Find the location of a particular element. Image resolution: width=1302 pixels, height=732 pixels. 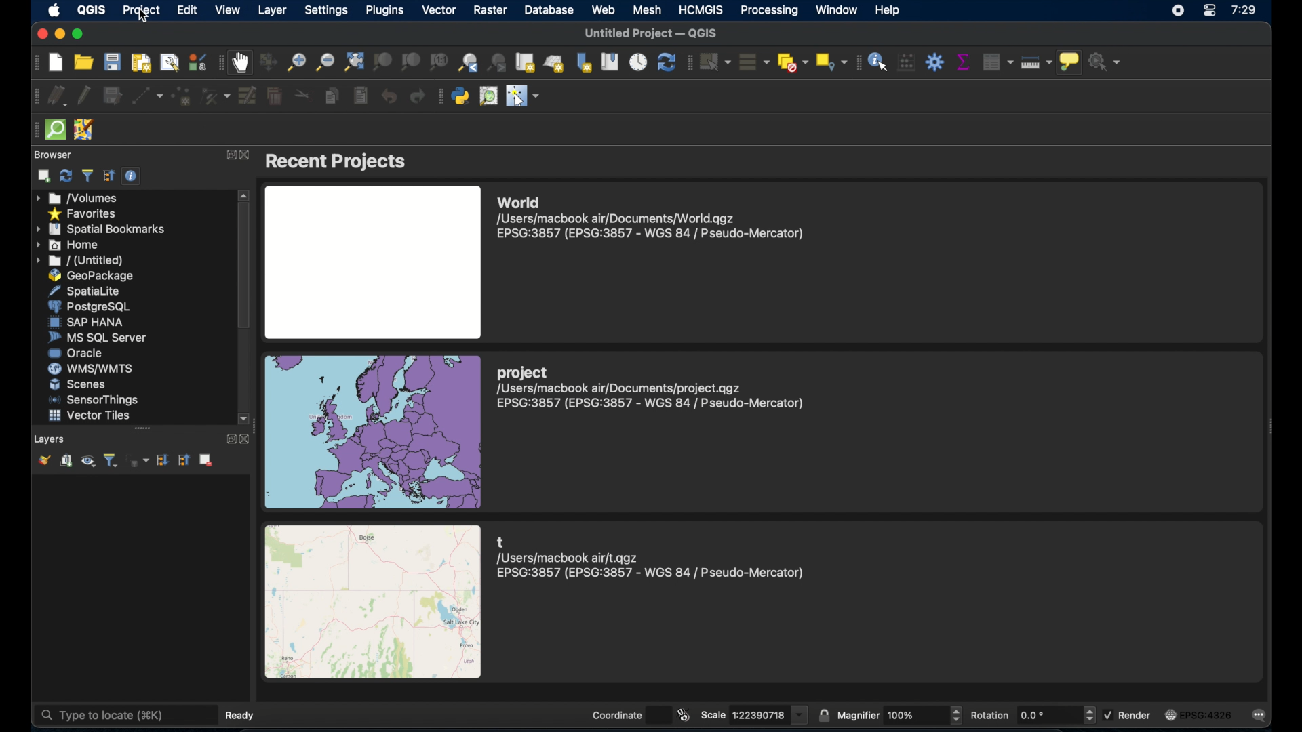

magnifier value is located at coordinates (917, 715).